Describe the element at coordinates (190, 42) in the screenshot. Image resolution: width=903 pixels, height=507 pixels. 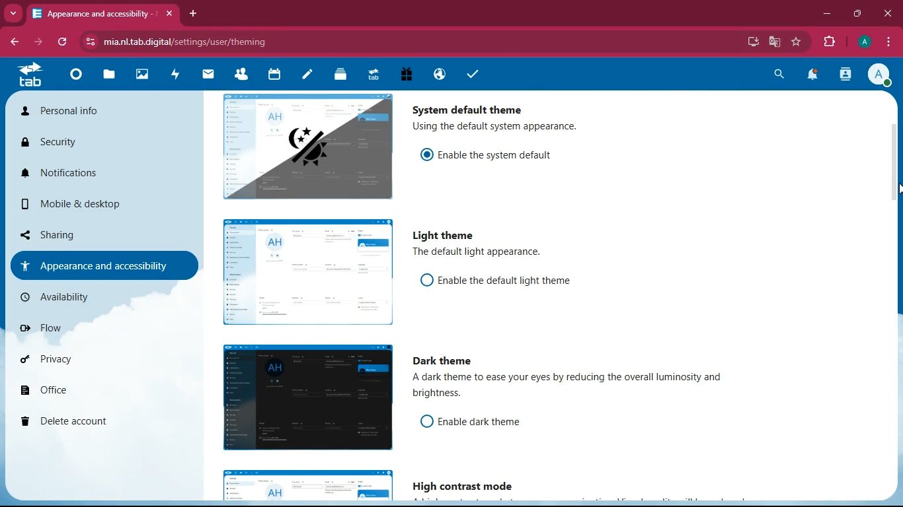
I see `url` at that location.